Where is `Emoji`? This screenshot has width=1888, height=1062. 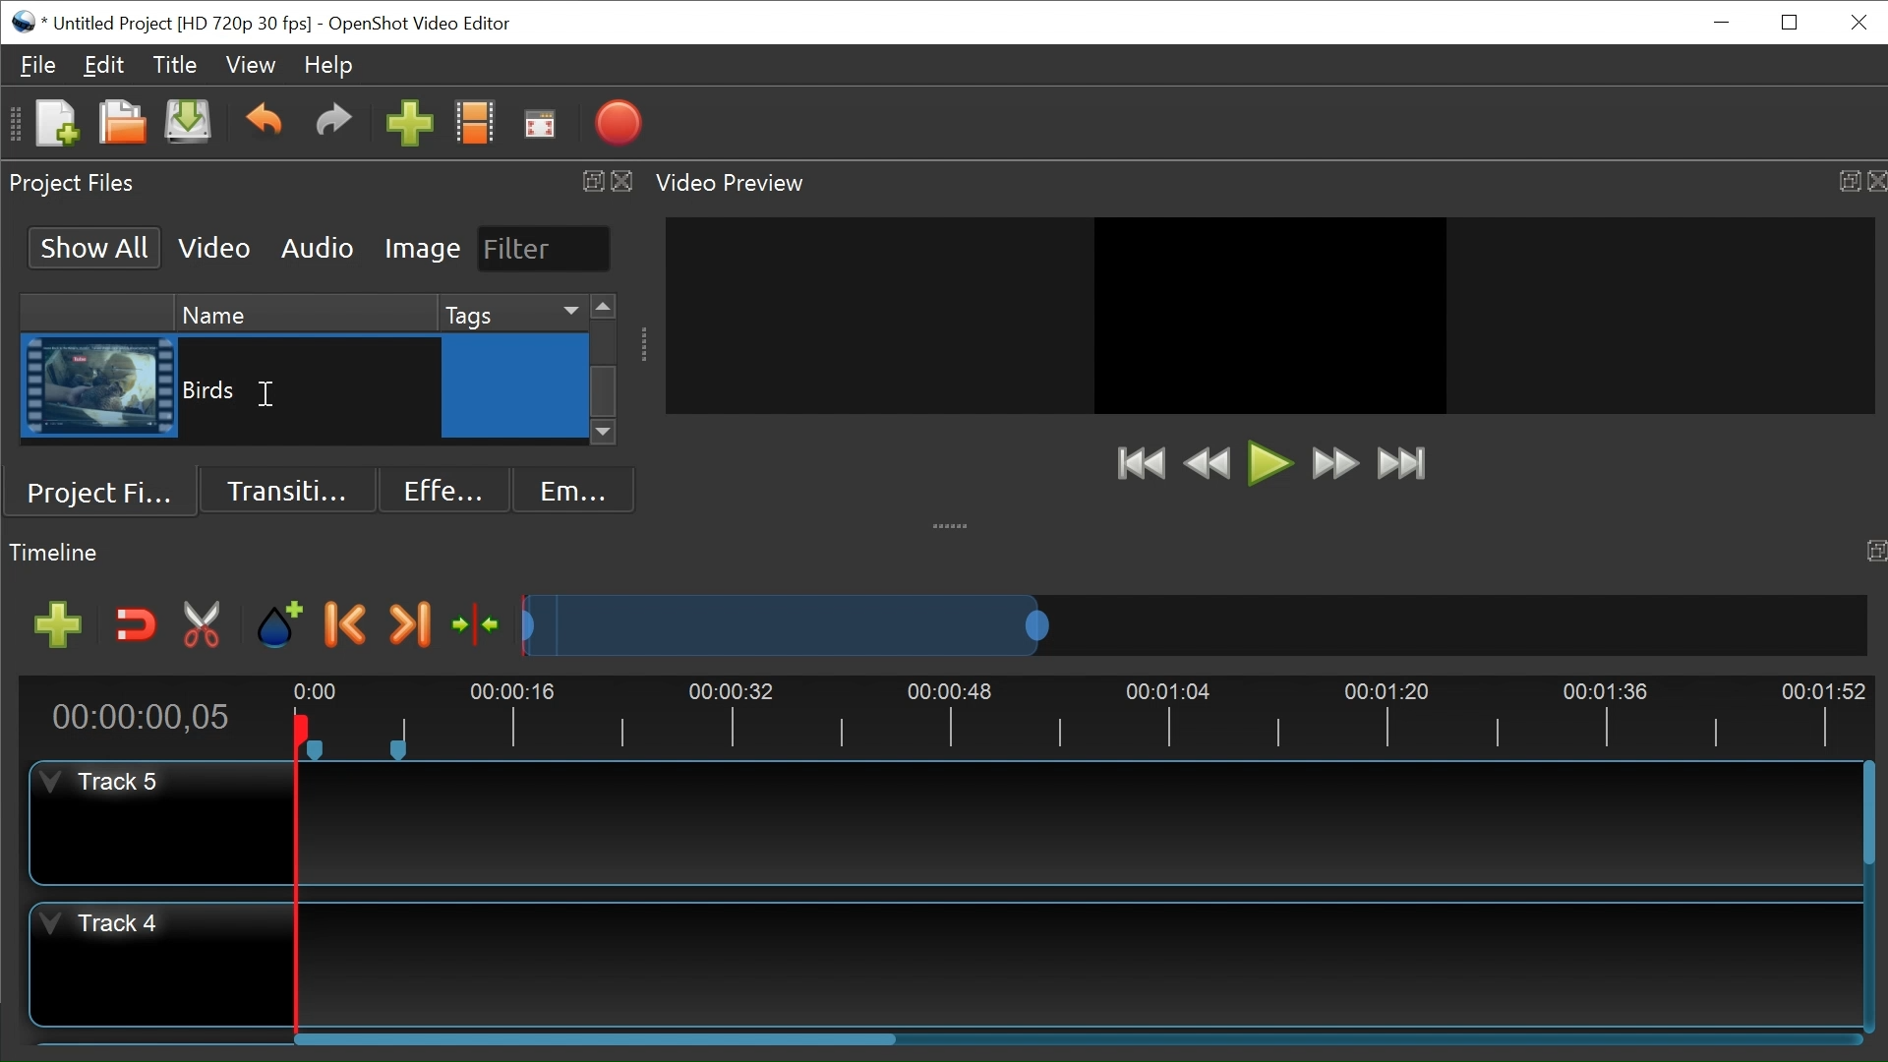
Emoji is located at coordinates (569, 489).